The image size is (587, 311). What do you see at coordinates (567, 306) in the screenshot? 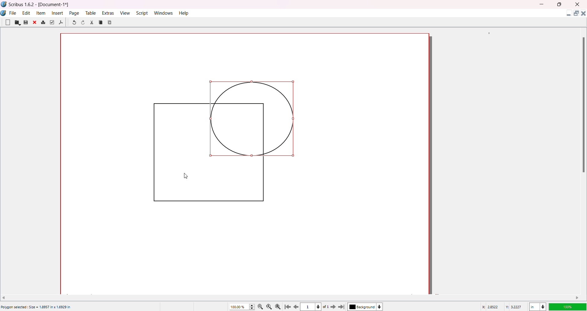
I see `Opacity` at bounding box center [567, 306].